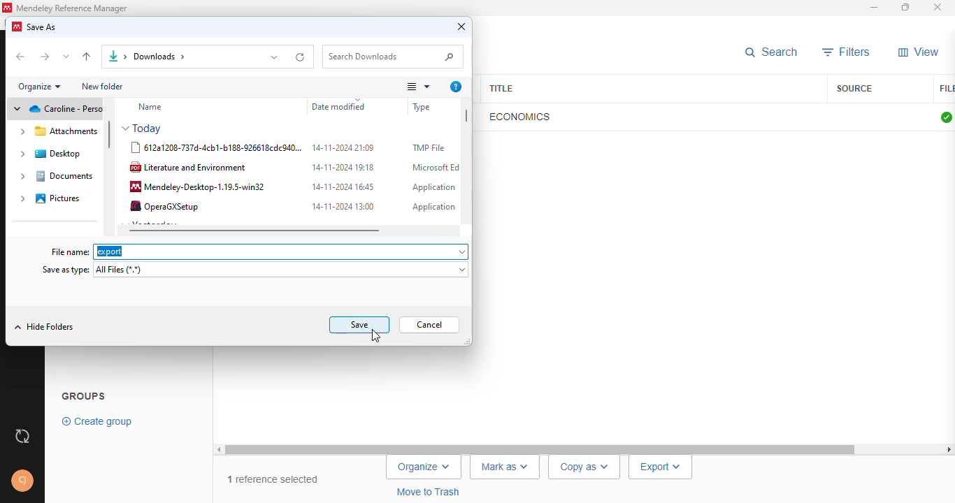 The height and width of the screenshot is (503, 955). I want to click on 14-11-2024 16:45, so click(343, 187).